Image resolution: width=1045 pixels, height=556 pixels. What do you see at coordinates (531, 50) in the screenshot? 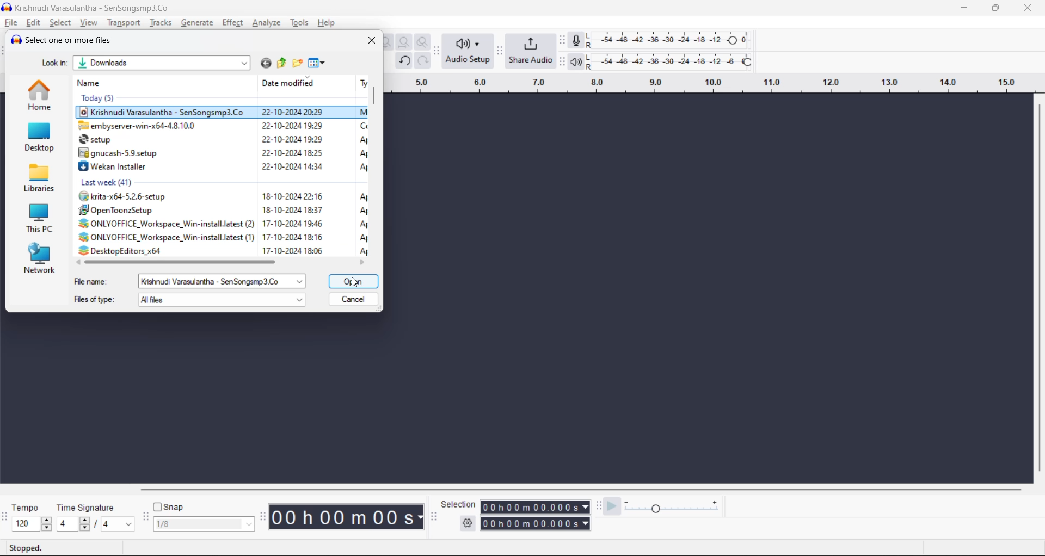
I see `share audio` at bounding box center [531, 50].